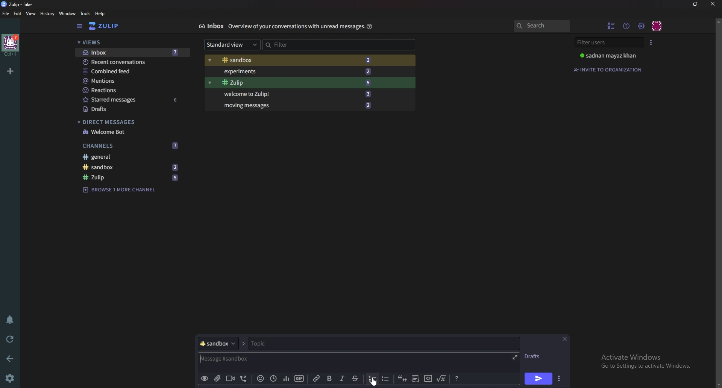 Image resolution: width=722 pixels, height=388 pixels. Describe the element at coordinates (611, 26) in the screenshot. I see `hide User list` at that location.